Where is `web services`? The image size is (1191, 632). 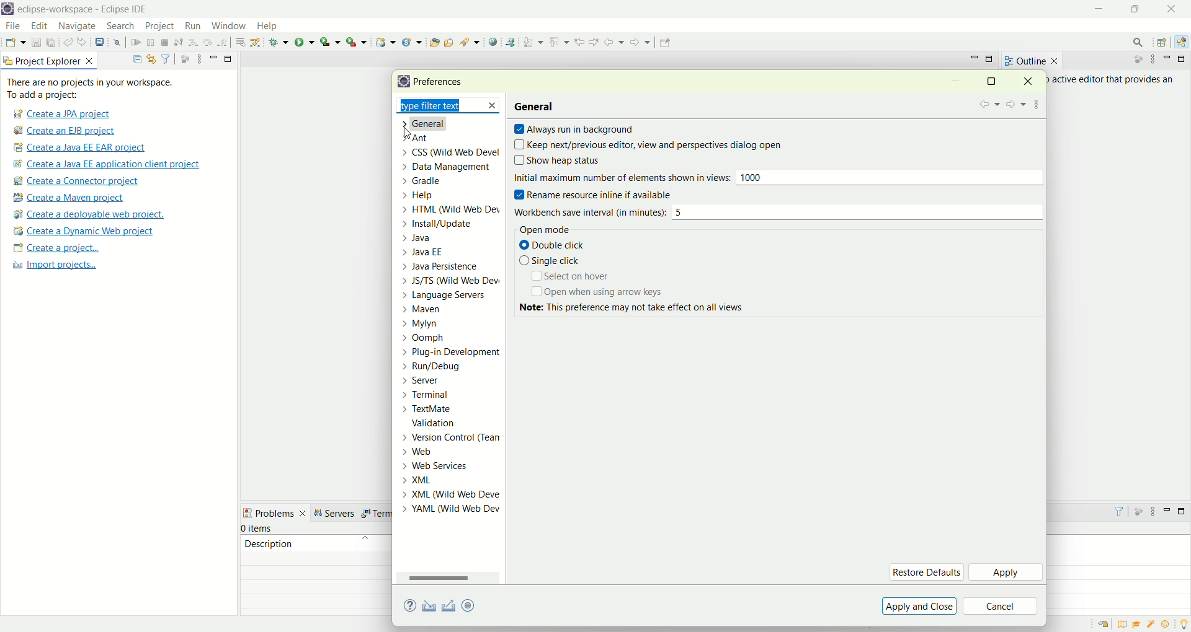 web services is located at coordinates (450, 465).